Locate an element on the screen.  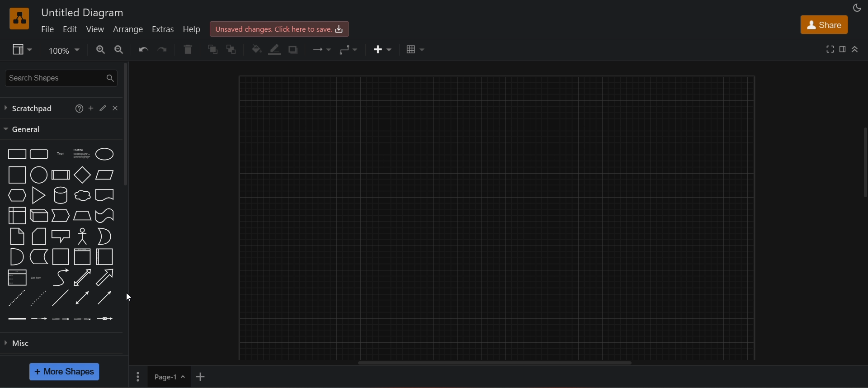
vertical scroll bar is located at coordinates (128, 126).